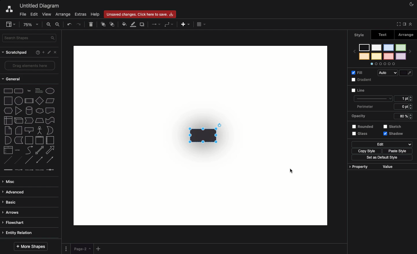 The height and width of the screenshot is (254, 417). I want to click on color 2, so click(401, 56).